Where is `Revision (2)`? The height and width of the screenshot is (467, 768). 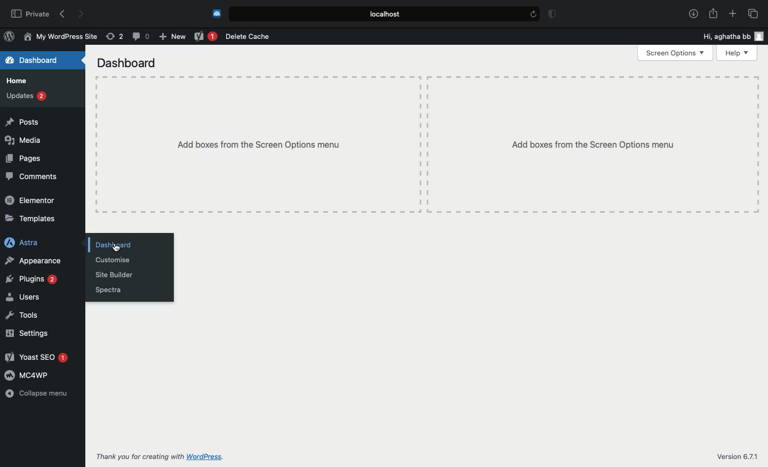
Revision (2) is located at coordinates (115, 37).